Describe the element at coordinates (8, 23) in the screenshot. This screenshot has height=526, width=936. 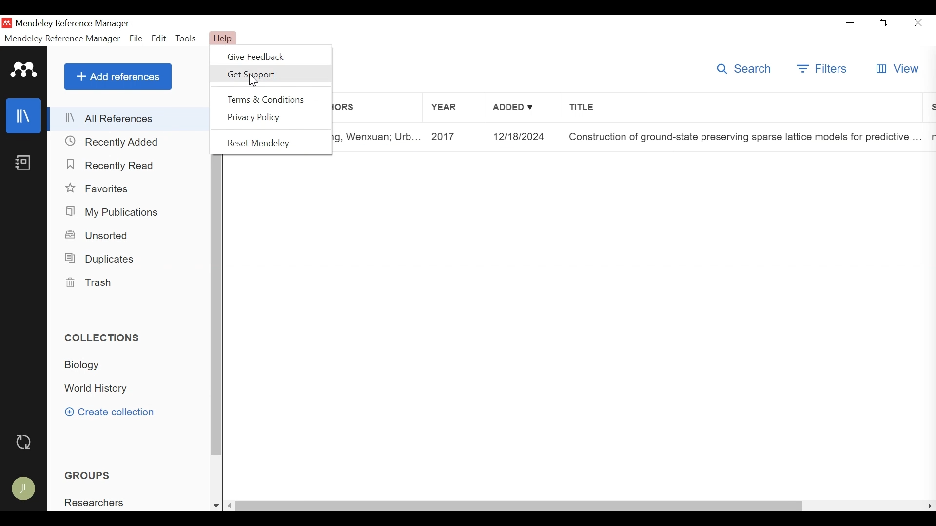
I see `Mendeley Desktop Icon` at that location.